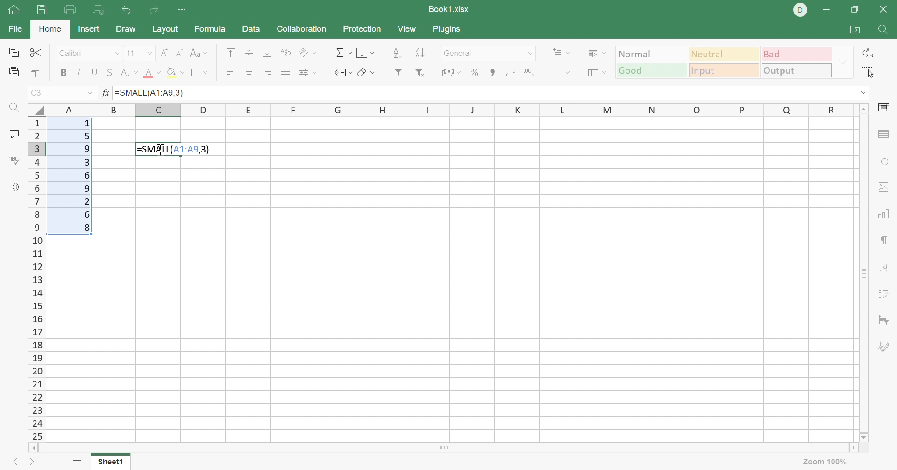  I want to click on Change case, so click(199, 52).